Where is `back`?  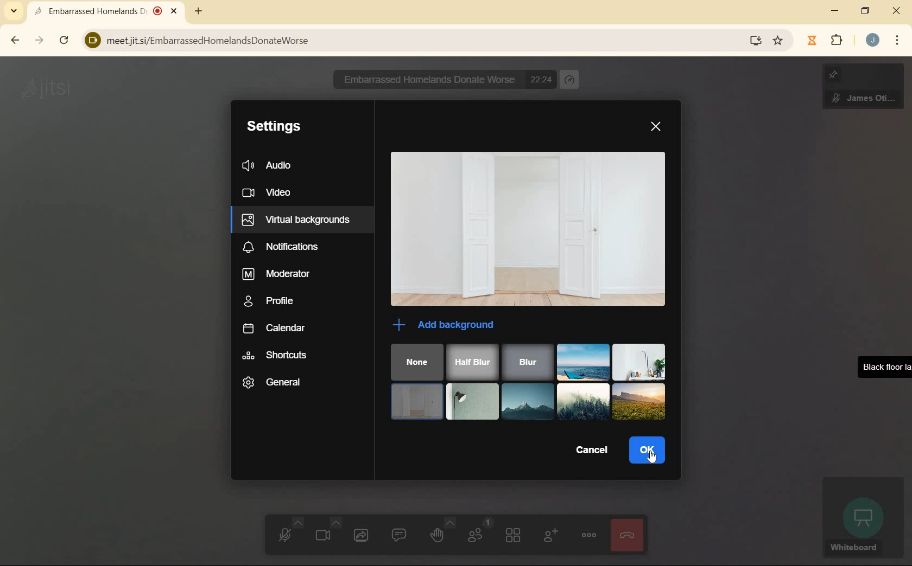 back is located at coordinates (16, 40).